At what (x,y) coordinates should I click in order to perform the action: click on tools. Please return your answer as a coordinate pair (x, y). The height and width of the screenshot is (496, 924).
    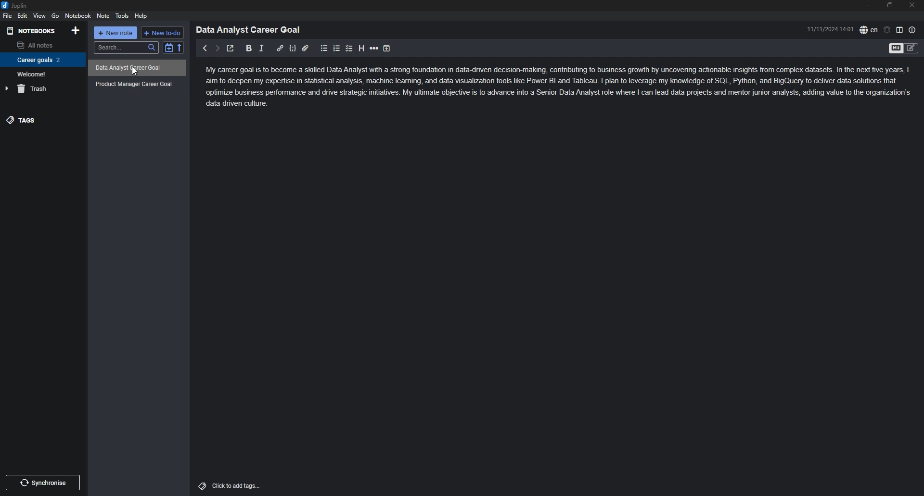
    Looking at the image, I should click on (122, 16).